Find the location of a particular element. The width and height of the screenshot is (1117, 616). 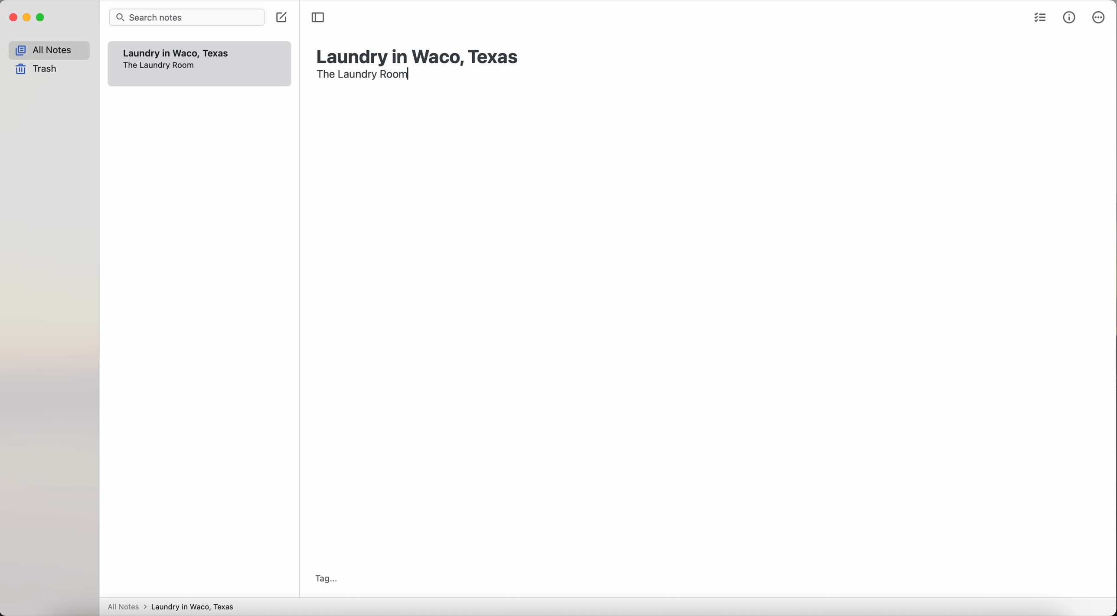

minimize app is located at coordinates (27, 17).